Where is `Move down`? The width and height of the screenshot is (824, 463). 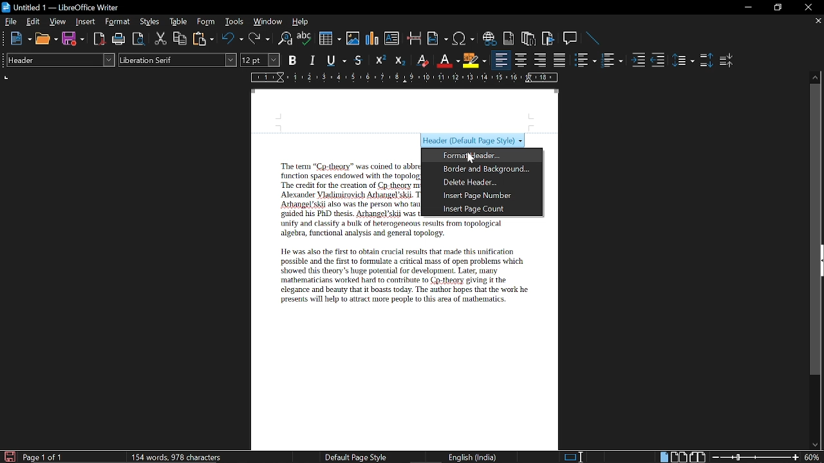
Move down is located at coordinates (814, 445).